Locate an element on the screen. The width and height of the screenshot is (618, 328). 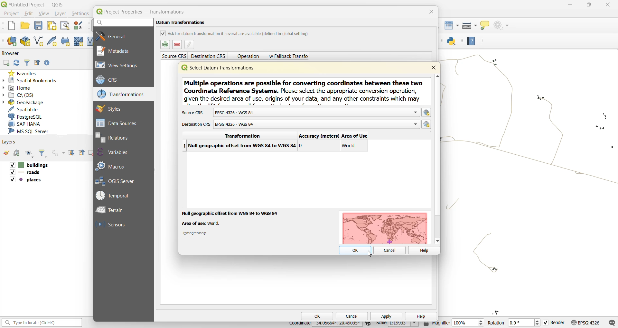
scroll up is located at coordinates (438, 76).